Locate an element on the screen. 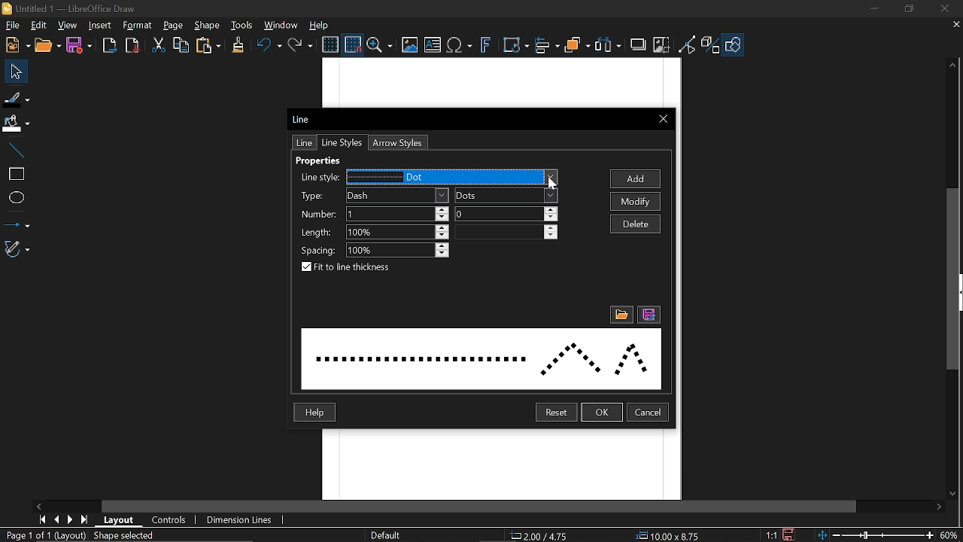  Shadow is located at coordinates (638, 44).